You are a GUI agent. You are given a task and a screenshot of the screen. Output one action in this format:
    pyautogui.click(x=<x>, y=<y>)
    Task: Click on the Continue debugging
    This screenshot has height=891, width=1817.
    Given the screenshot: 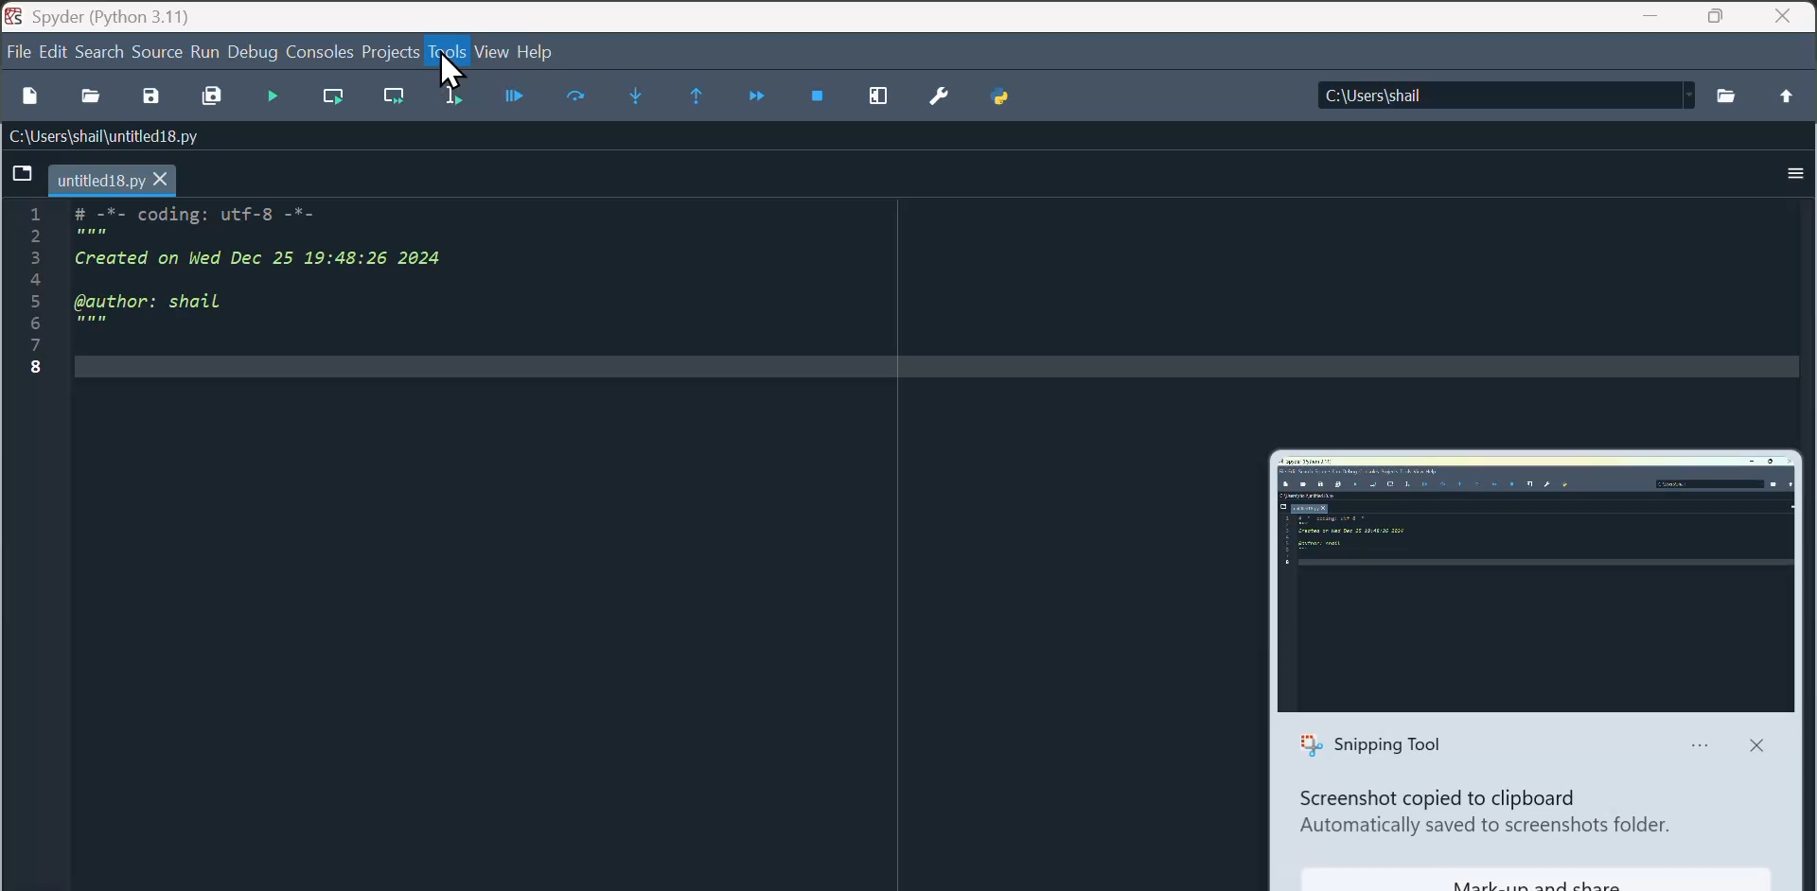 What is the action you would take?
    pyautogui.click(x=692, y=96)
    